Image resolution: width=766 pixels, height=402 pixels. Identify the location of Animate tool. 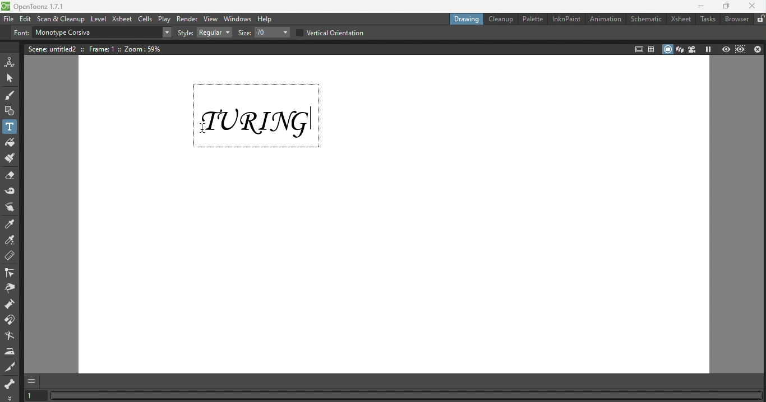
(10, 62).